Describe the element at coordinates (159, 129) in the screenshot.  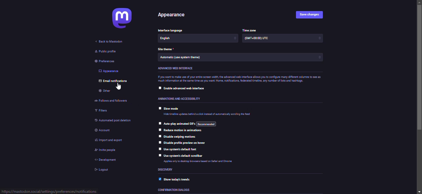
I see `click to select` at that location.